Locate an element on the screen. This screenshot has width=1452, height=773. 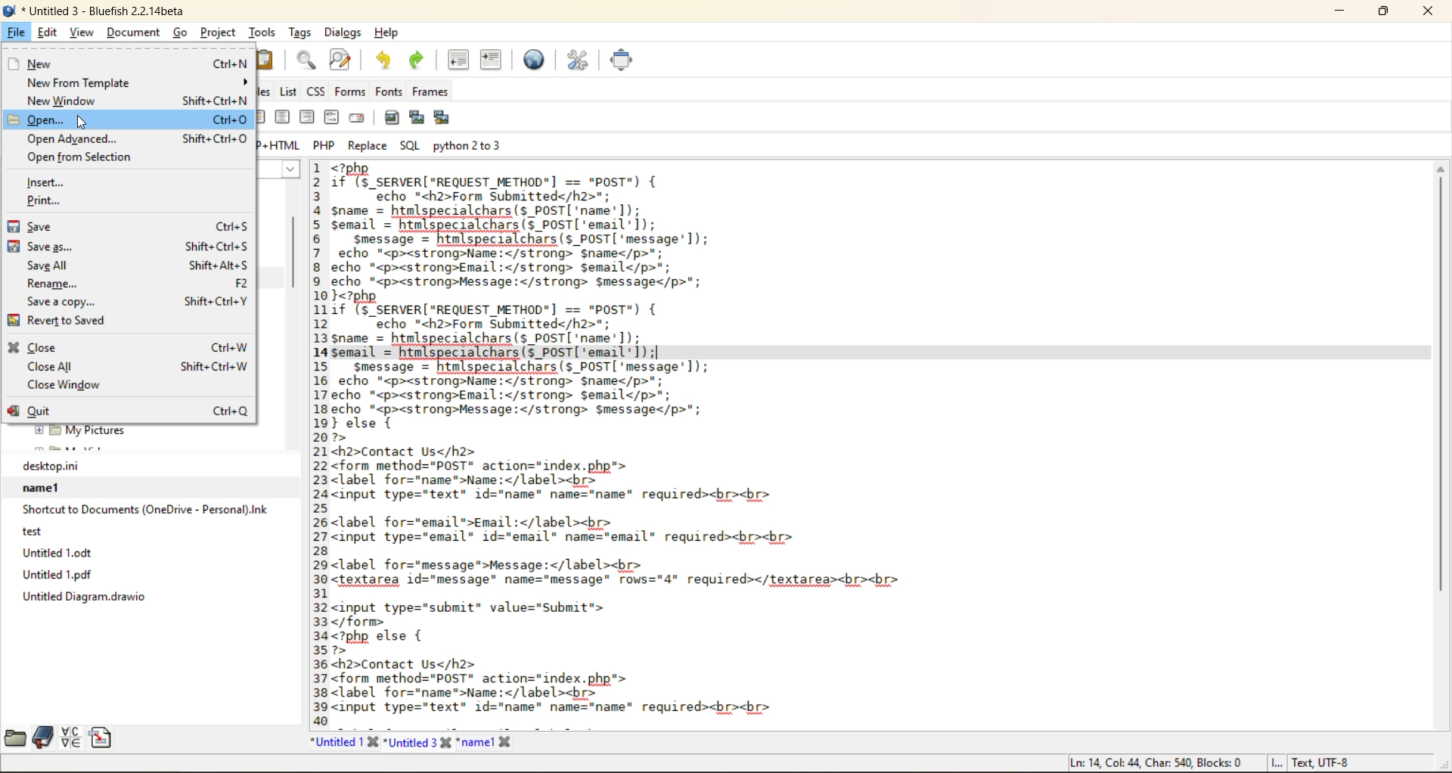
document is located at coordinates (134, 36).